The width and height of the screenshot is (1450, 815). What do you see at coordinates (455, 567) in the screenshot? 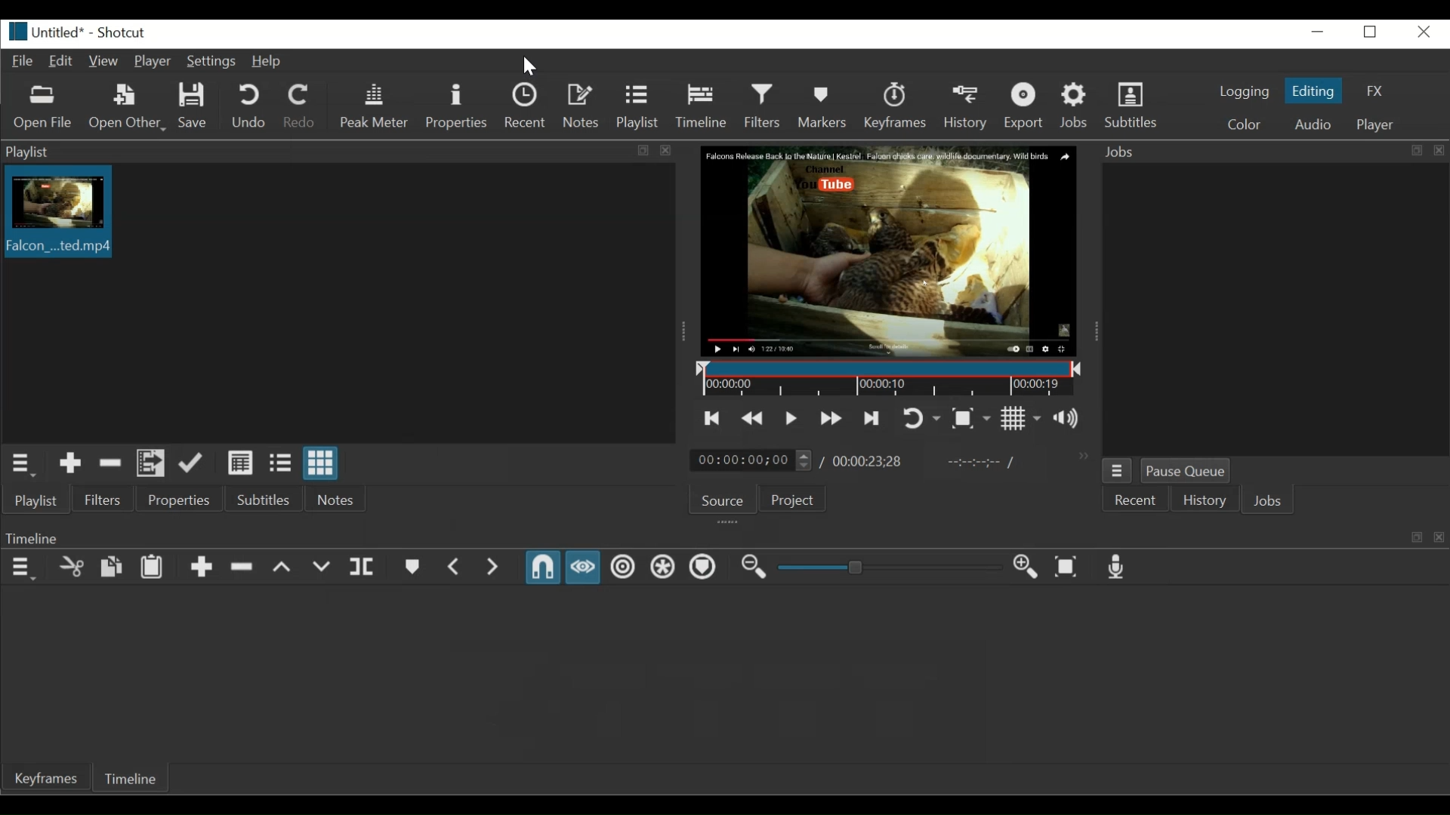
I see `Previous Marker` at bounding box center [455, 567].